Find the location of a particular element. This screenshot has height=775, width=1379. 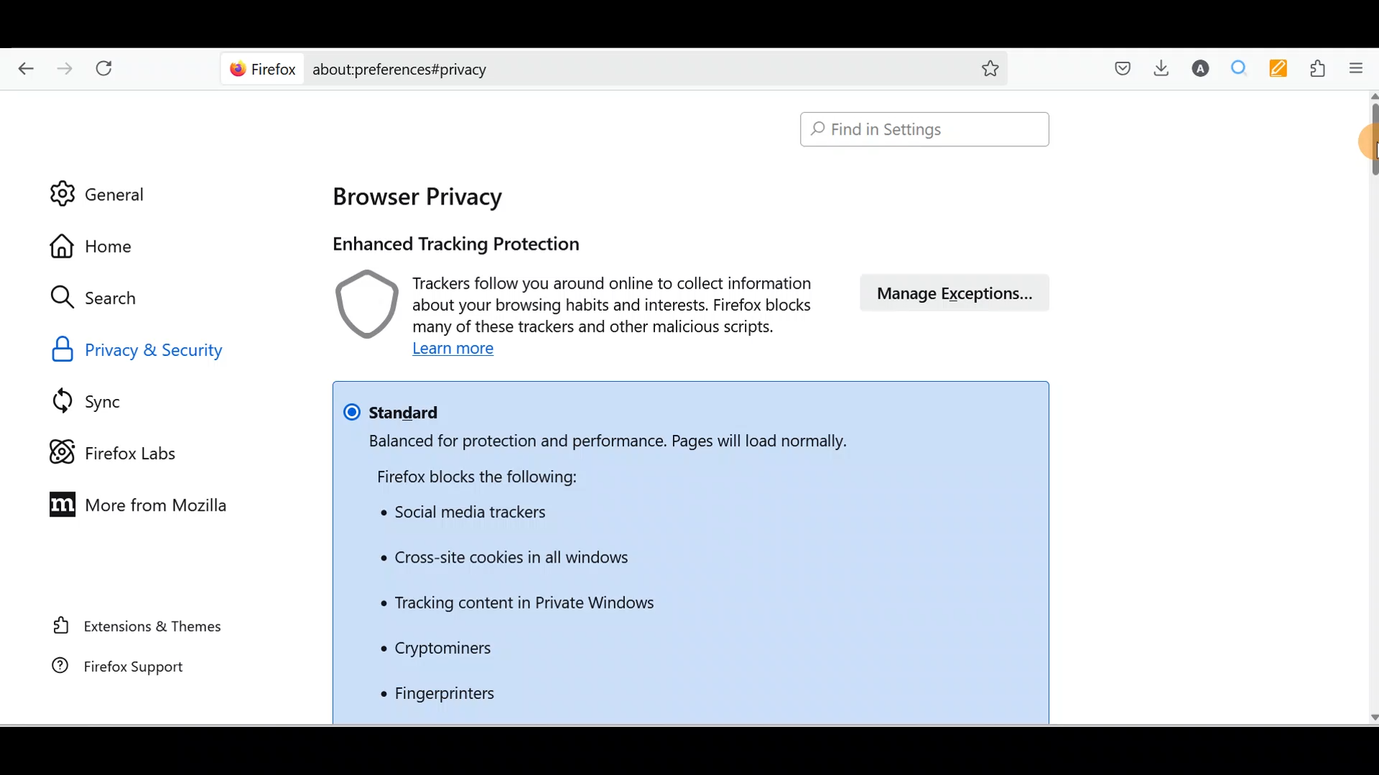

move down is located at coordinates (1370, 715).